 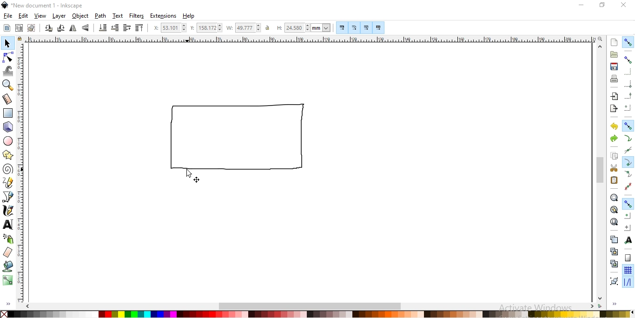 What do you see at coordinates (8, 58) in the screenshot?
I see `edit paths by nodes` at bounding box center [8, 58].